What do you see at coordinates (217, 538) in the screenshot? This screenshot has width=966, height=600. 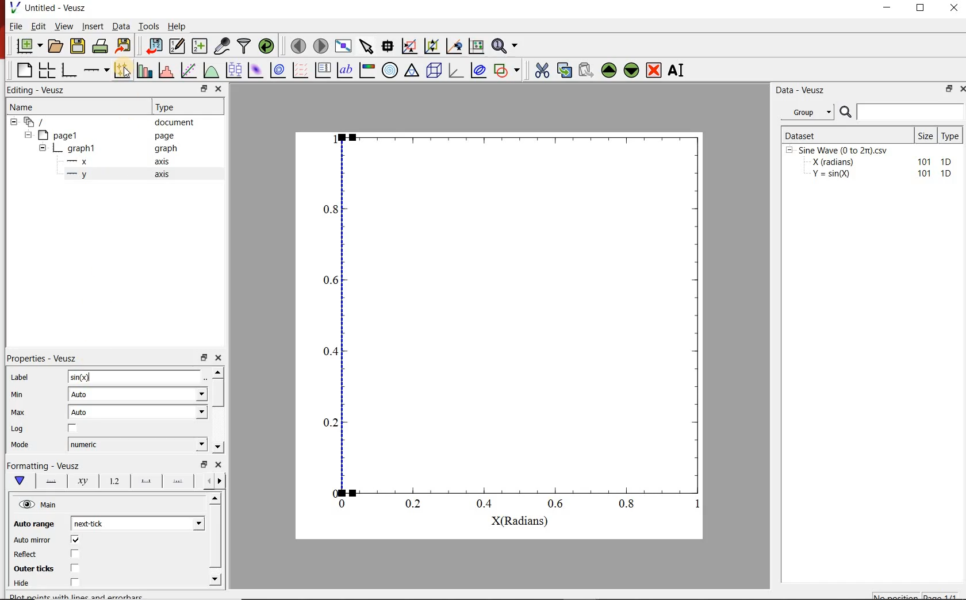 I see `Horizontal scrollbar` at bounding box center [217, 538].